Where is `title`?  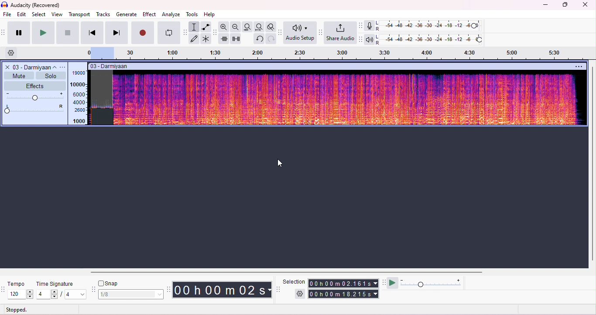
title is located at coordinates (32, 5).